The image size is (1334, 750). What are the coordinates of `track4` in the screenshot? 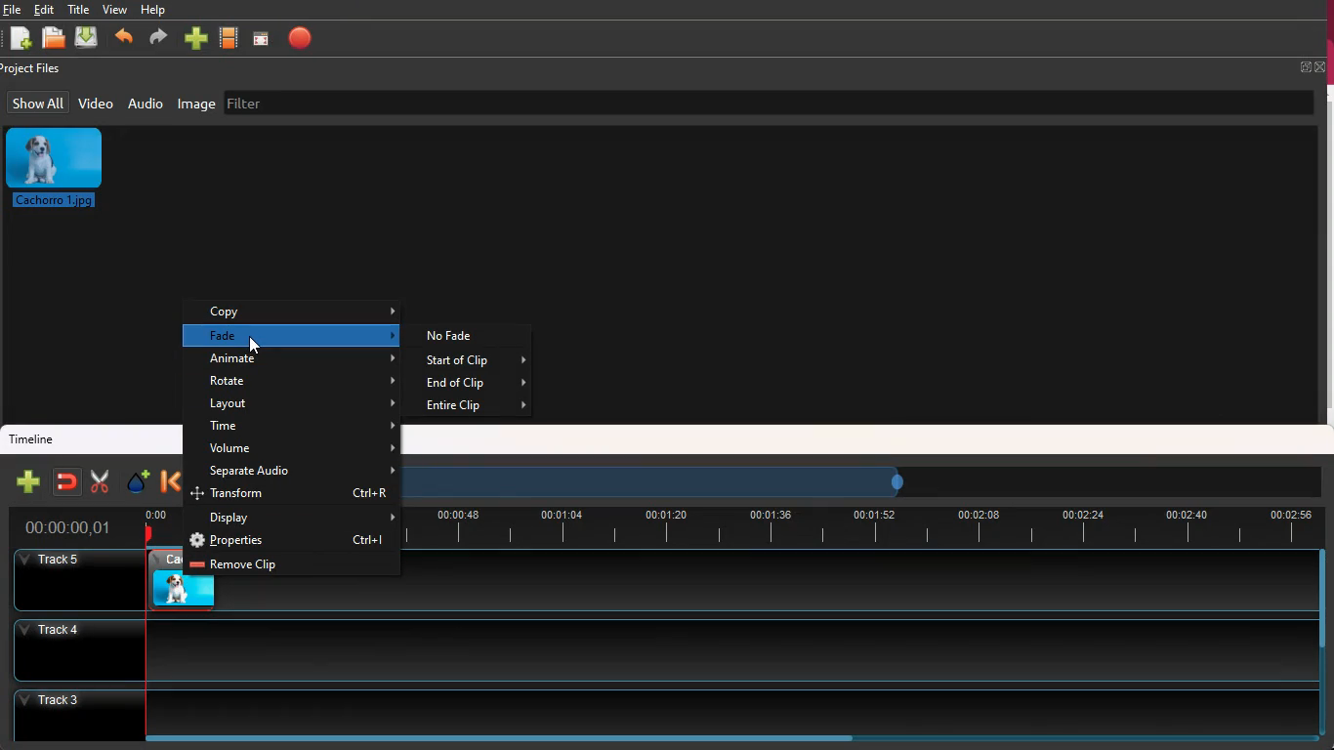 It's located at (652, 647).